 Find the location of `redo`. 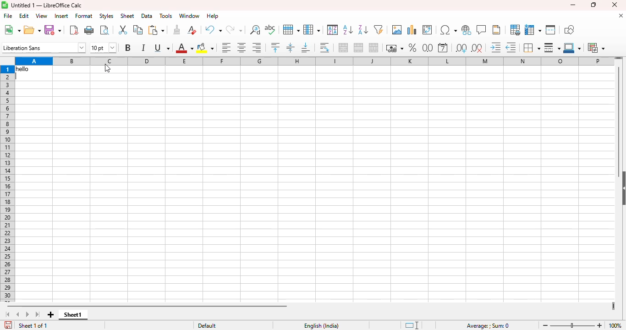

redo is located at coordinates (234, 30).